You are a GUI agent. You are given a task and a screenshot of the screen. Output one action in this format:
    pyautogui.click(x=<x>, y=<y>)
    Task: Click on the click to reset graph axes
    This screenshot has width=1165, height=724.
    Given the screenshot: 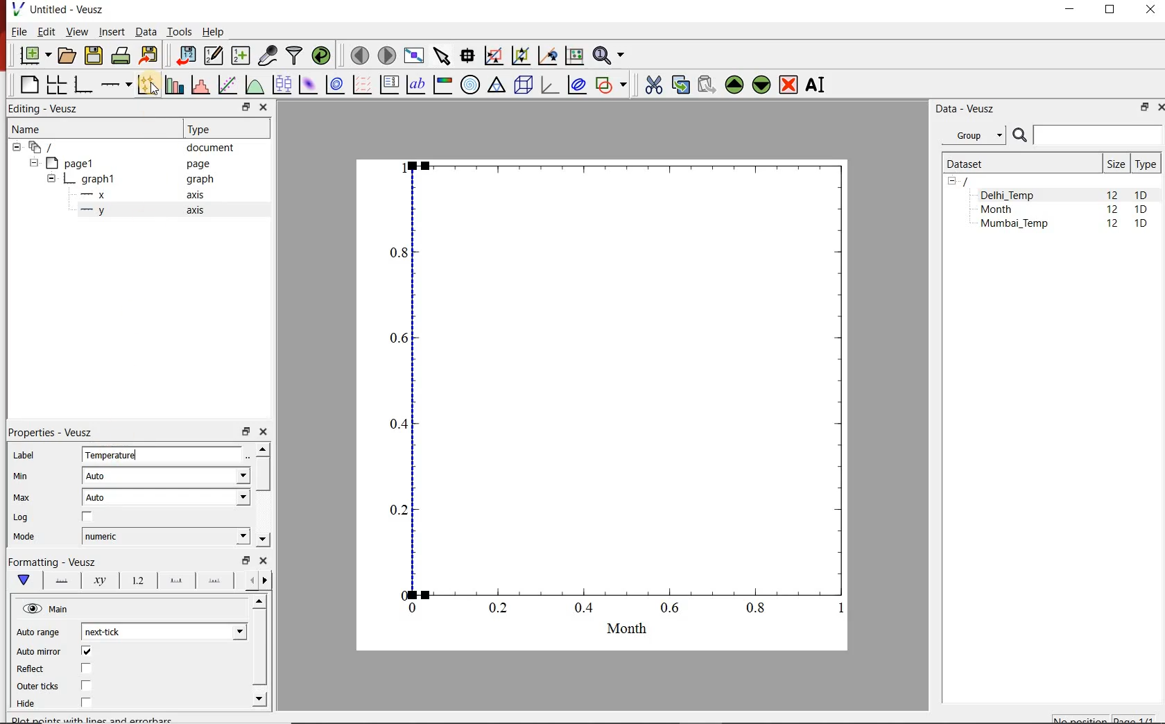 What is the action you would take?
    pyautogui.click(x=574, y=56)
    